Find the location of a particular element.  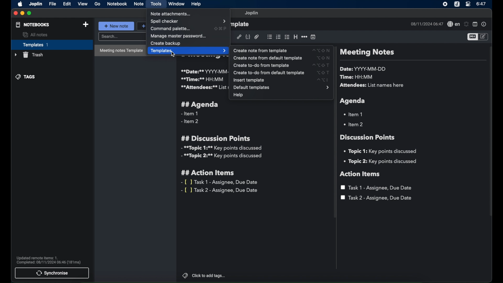

trash is located at coordinates (28, 55).